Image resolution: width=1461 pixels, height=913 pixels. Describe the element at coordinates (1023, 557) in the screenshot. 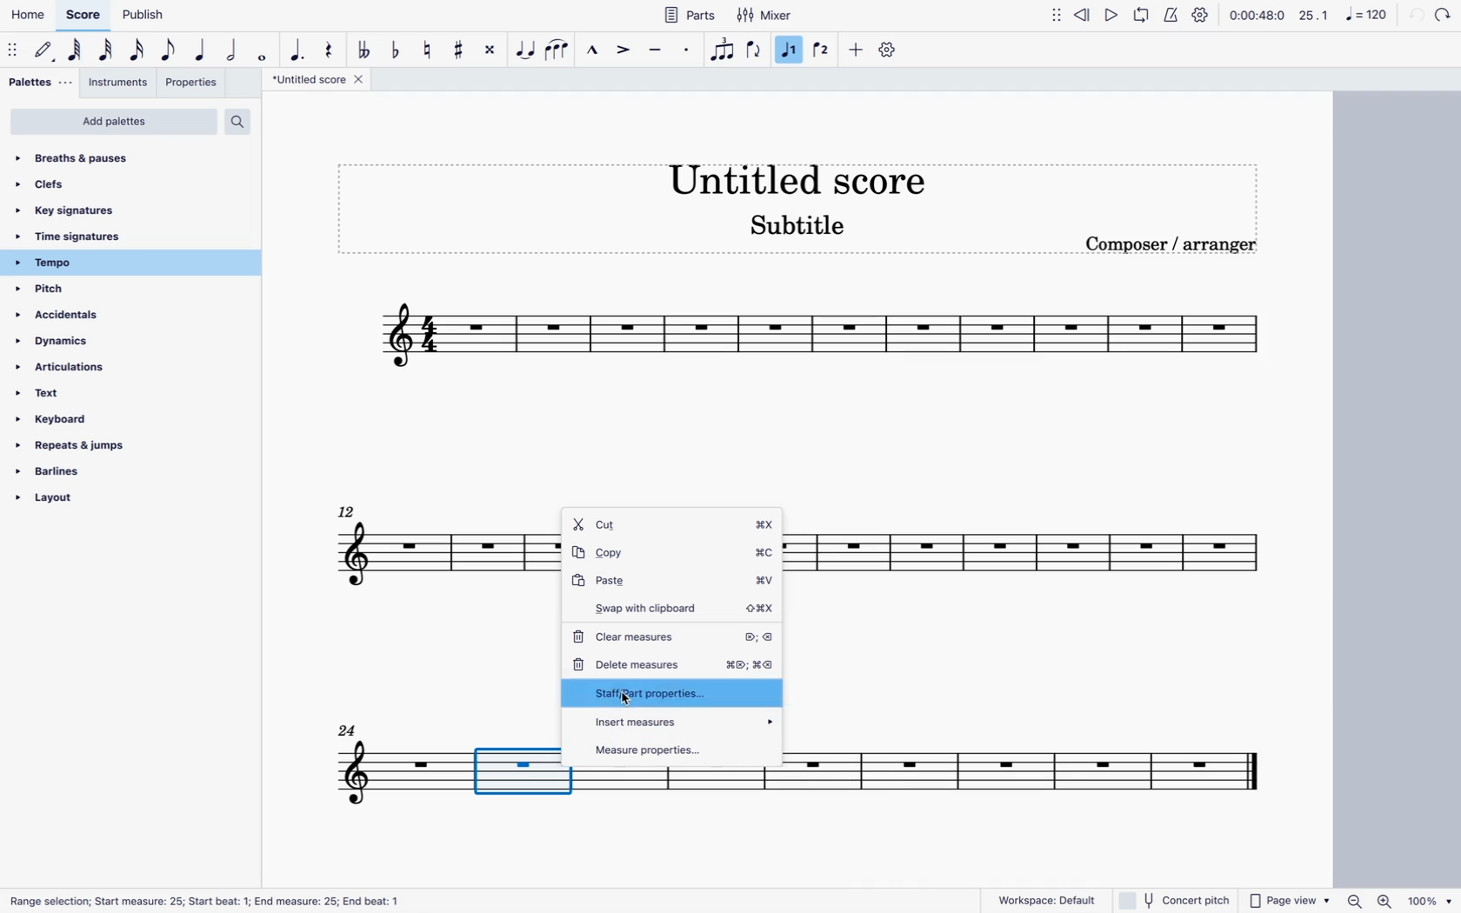

I see `score` at that location.